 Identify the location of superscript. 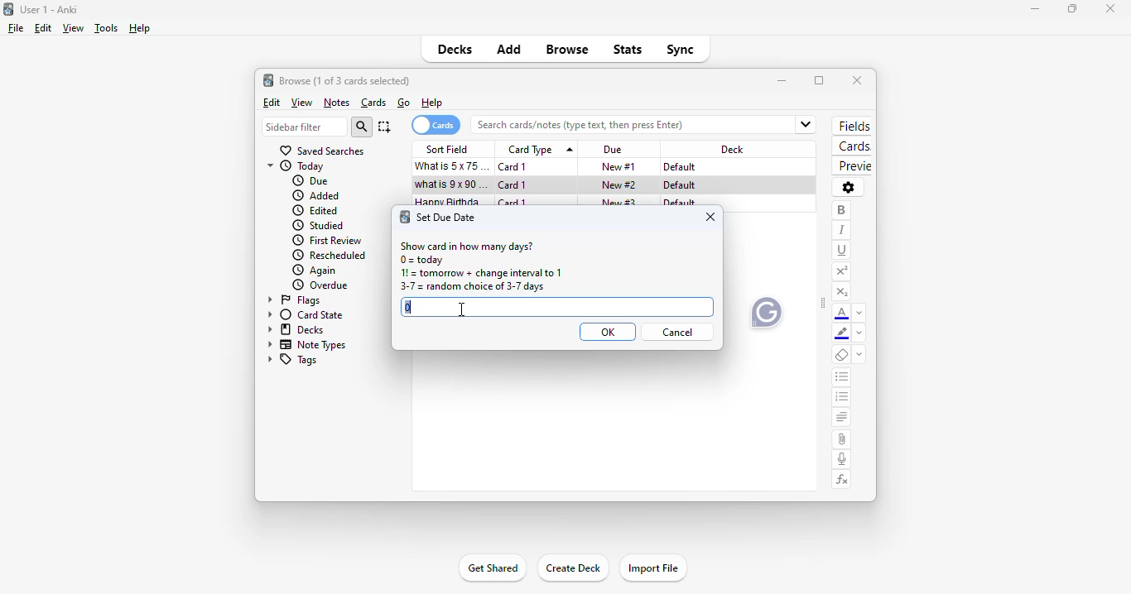
(842, 271).